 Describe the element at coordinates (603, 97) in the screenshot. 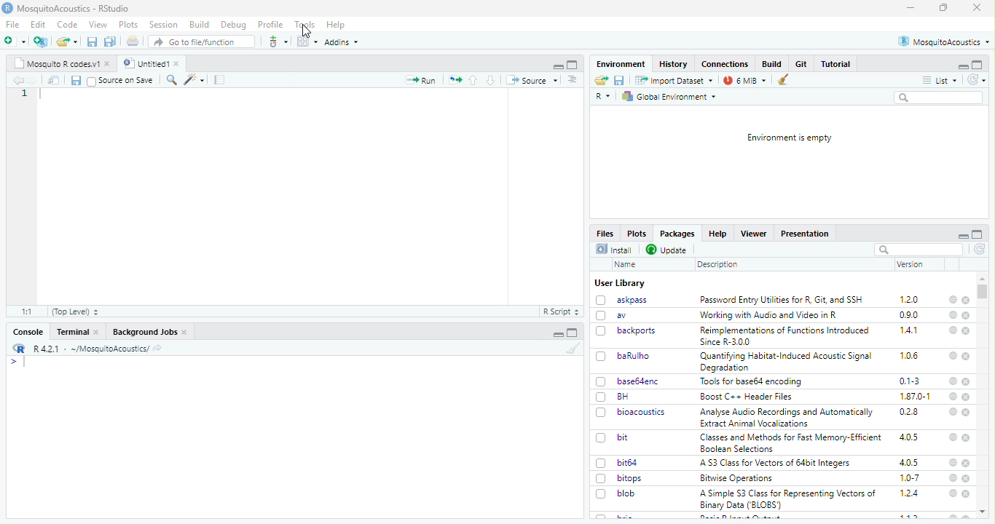

I see `R` at that location.